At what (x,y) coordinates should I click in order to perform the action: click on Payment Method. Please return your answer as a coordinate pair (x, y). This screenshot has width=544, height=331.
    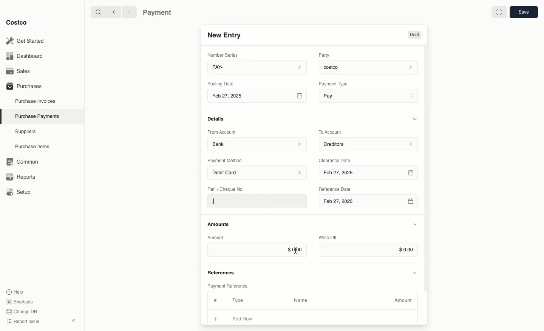
    Looking at the image, I should click on (226, 160).